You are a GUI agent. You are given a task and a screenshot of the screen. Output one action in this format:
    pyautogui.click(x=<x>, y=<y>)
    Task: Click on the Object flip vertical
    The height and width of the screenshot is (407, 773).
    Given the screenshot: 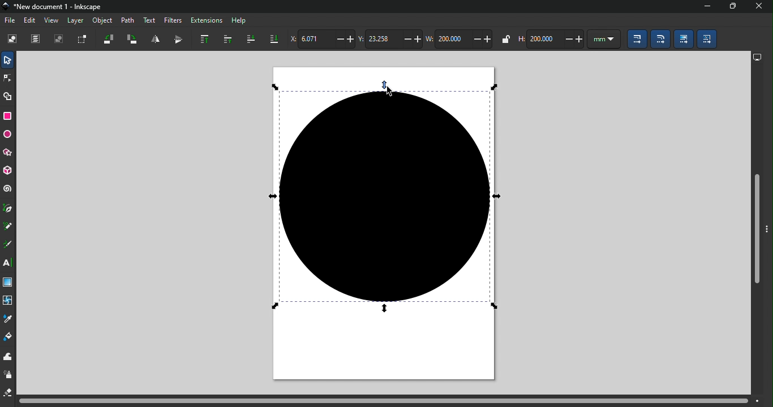 What is the action you would take?
    pyautogui.click(x=177, y=40)
    